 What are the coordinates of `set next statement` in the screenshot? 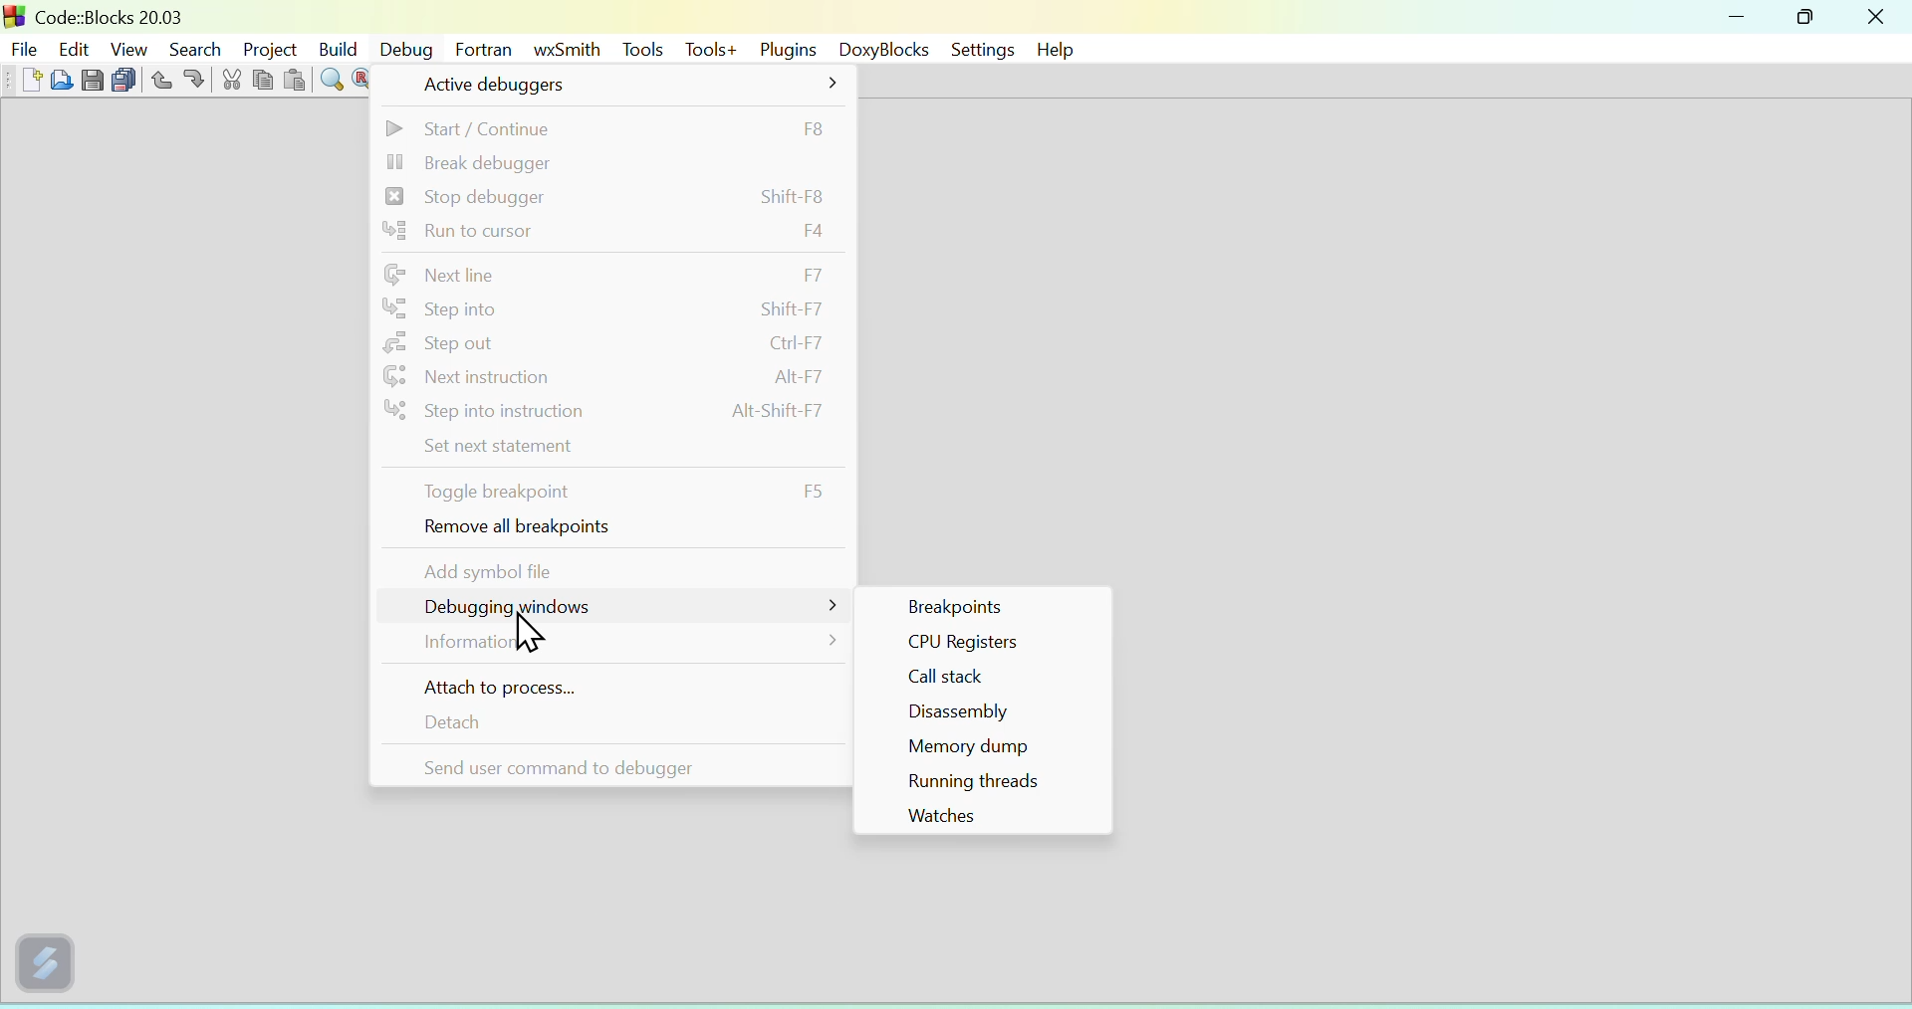 It's located at (609, 449).